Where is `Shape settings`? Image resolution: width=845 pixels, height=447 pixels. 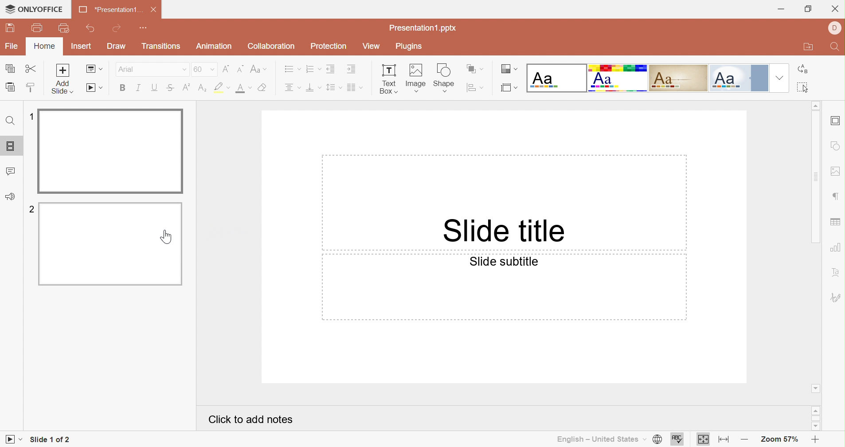
Shape settings is located at coordinates (836, 145).